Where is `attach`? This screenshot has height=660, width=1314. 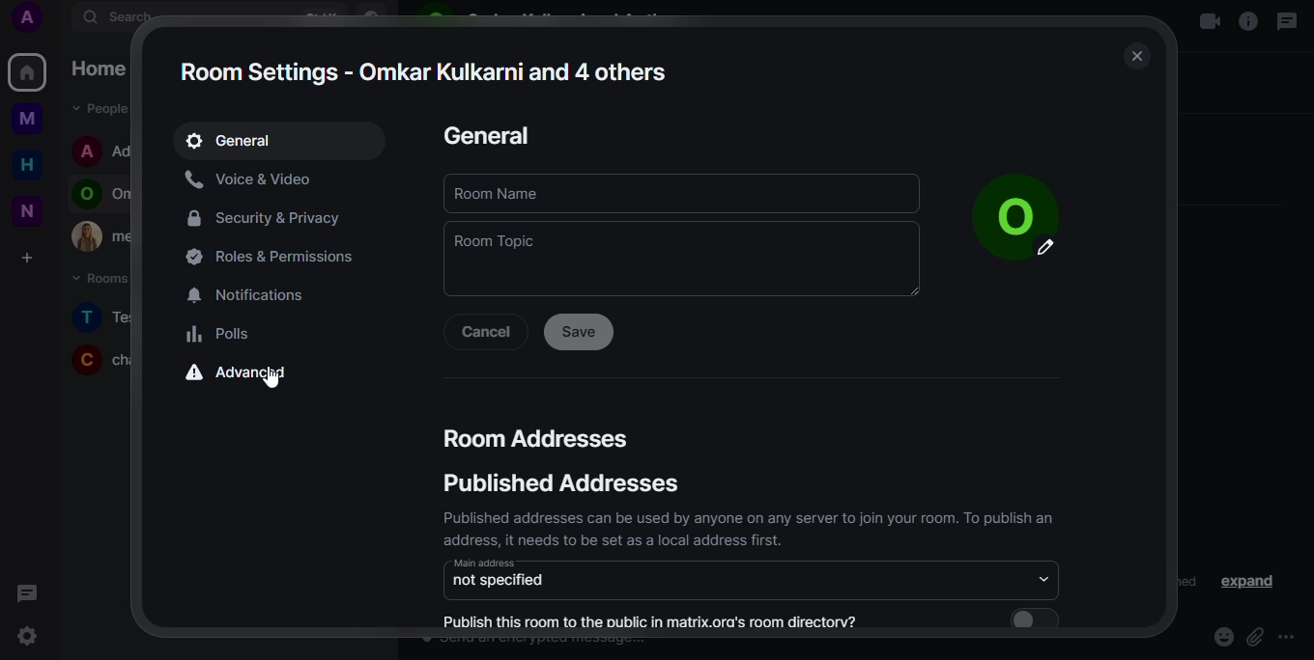
attach is located at coordinates (1254, 638).